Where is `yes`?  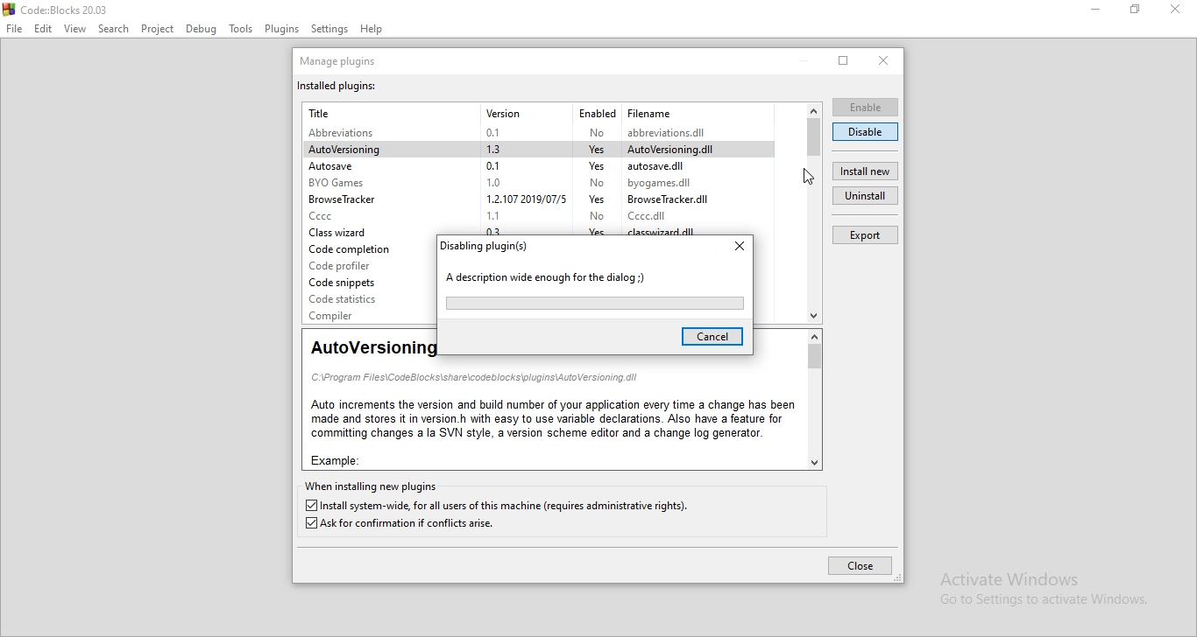 yes is located at coordinates (592, 164).